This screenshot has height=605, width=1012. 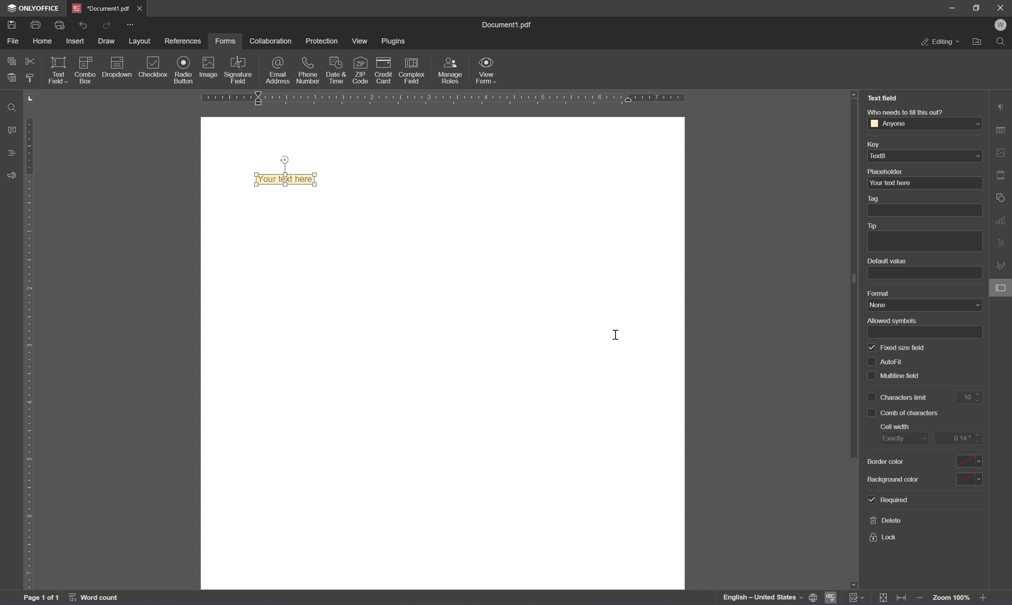 I want to click on zoom 100%, so click(x=952, y=598).